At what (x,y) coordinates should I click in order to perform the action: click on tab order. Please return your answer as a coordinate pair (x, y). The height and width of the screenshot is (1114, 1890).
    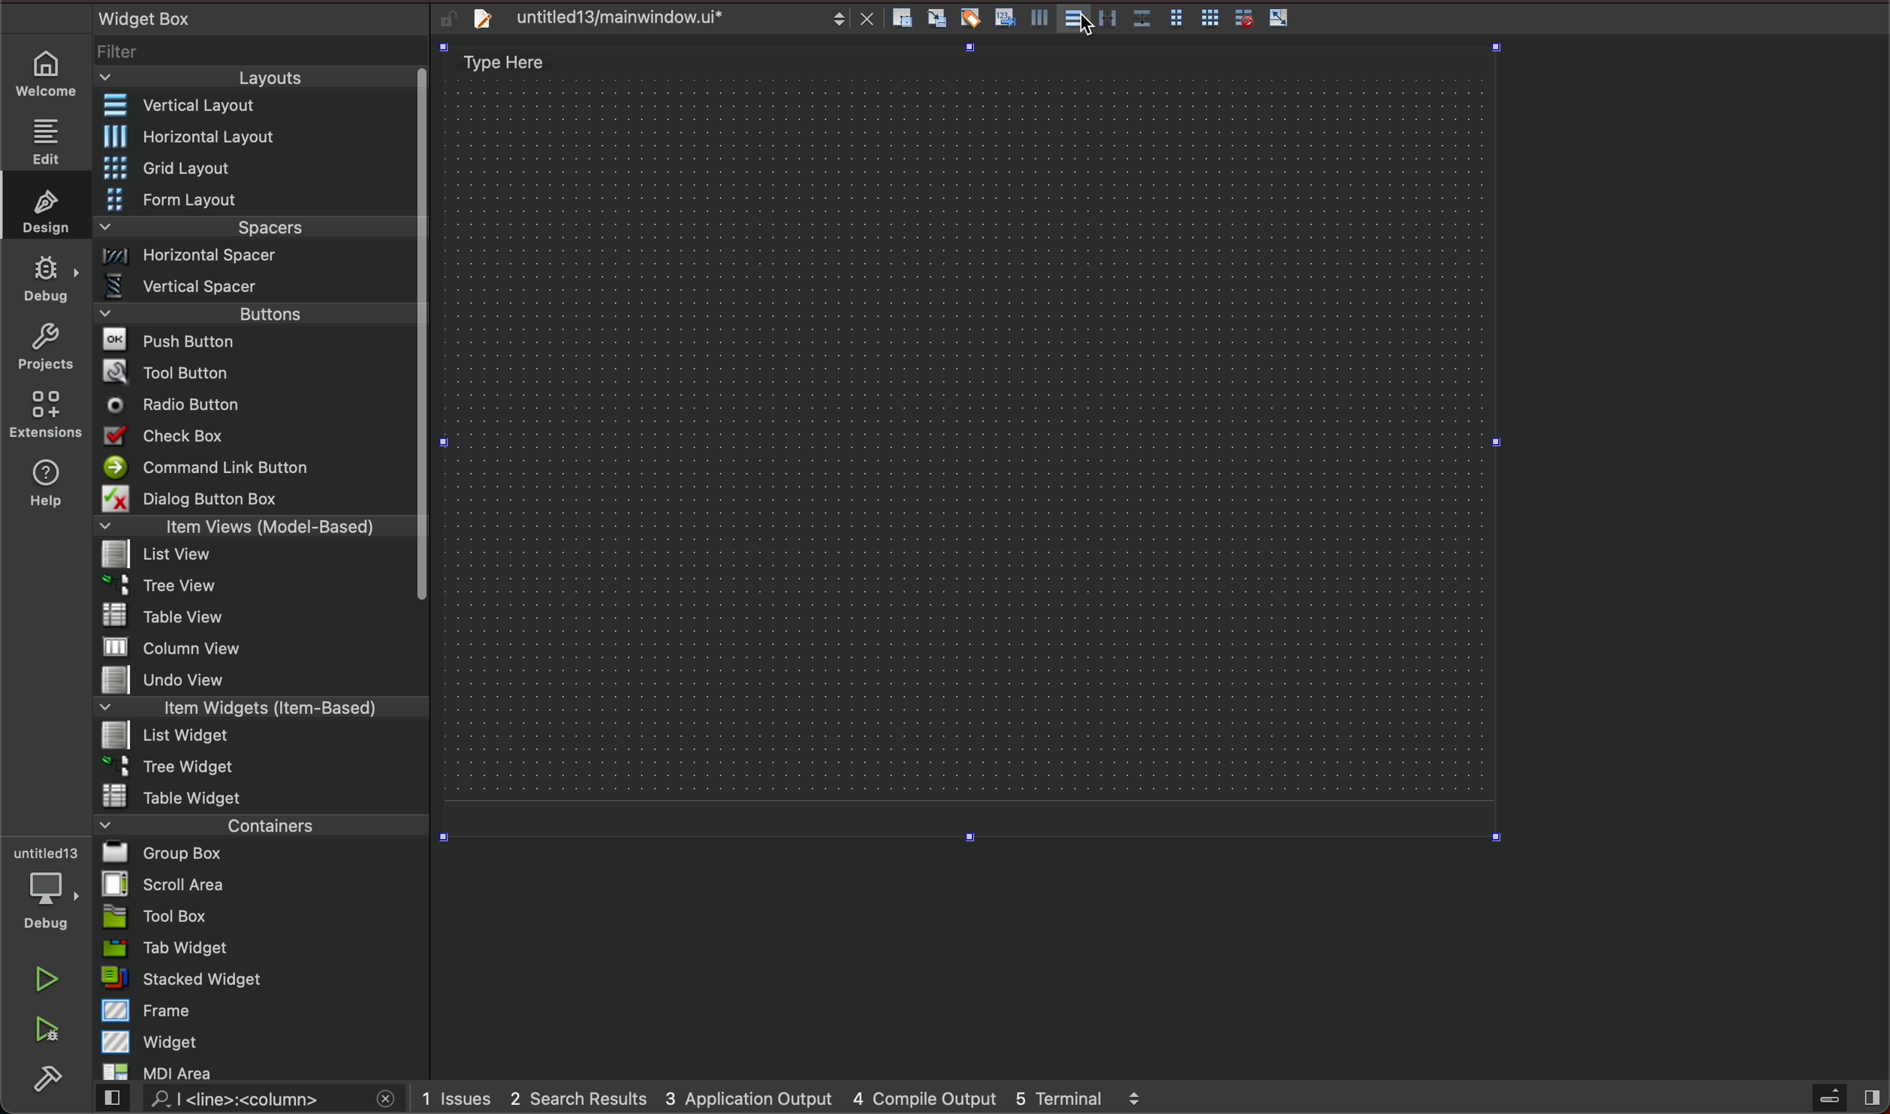
    Looking at the image, I should click on (1006, 17).